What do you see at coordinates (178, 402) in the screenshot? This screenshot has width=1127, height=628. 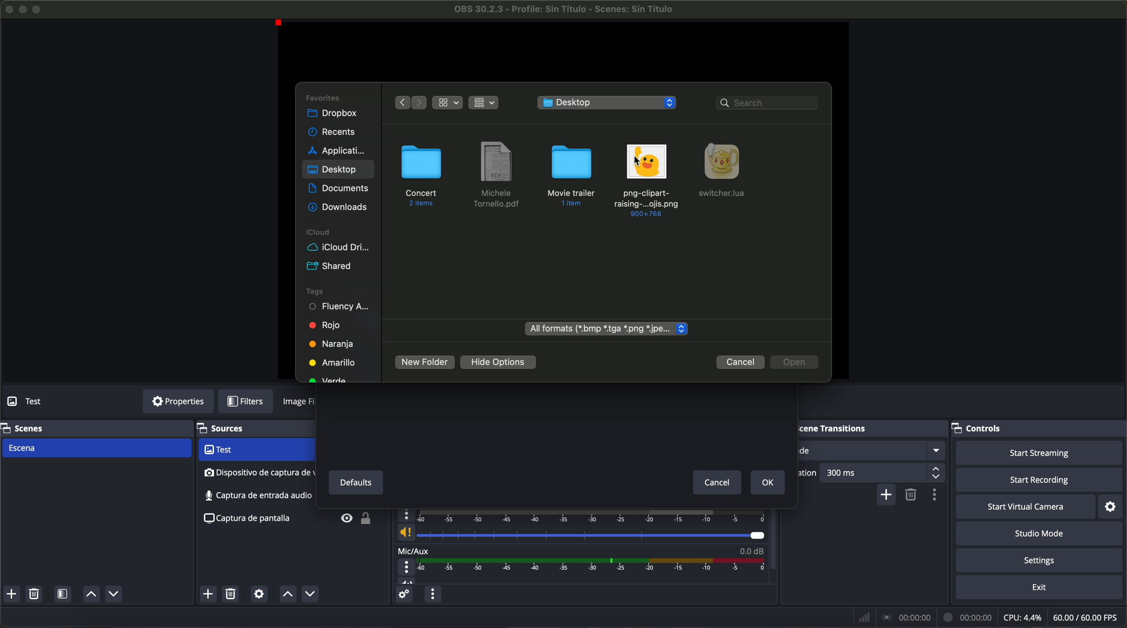 I see `properties` at bounding box center [178, 402].